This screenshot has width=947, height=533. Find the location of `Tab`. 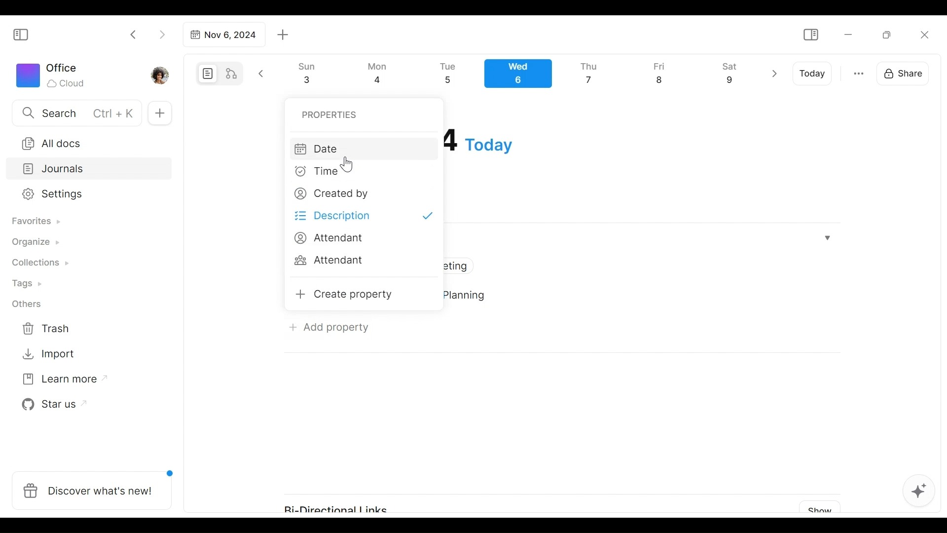

Tab is located at coordinates (222, 35).